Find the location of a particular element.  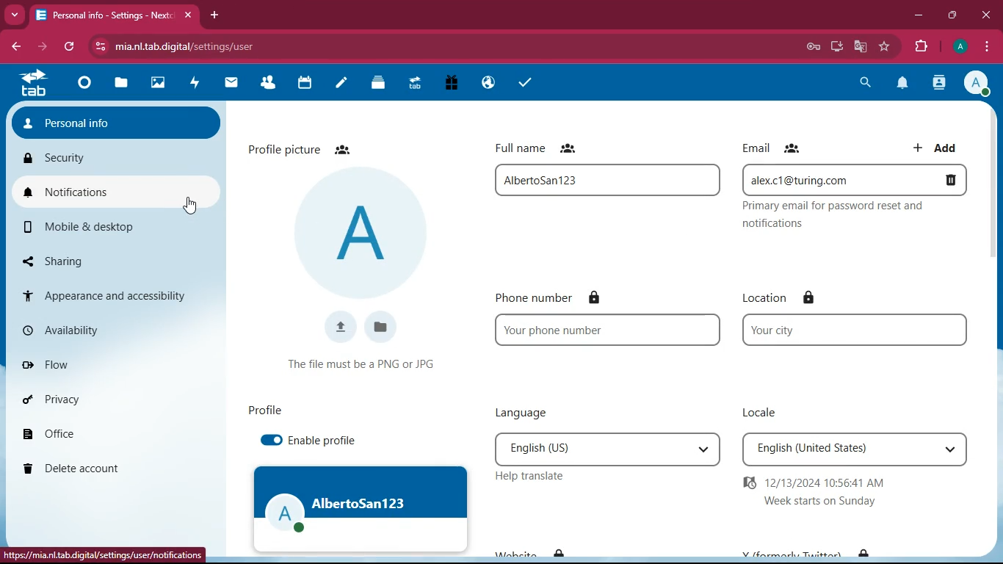

flow is located at coordinates (112, 363).